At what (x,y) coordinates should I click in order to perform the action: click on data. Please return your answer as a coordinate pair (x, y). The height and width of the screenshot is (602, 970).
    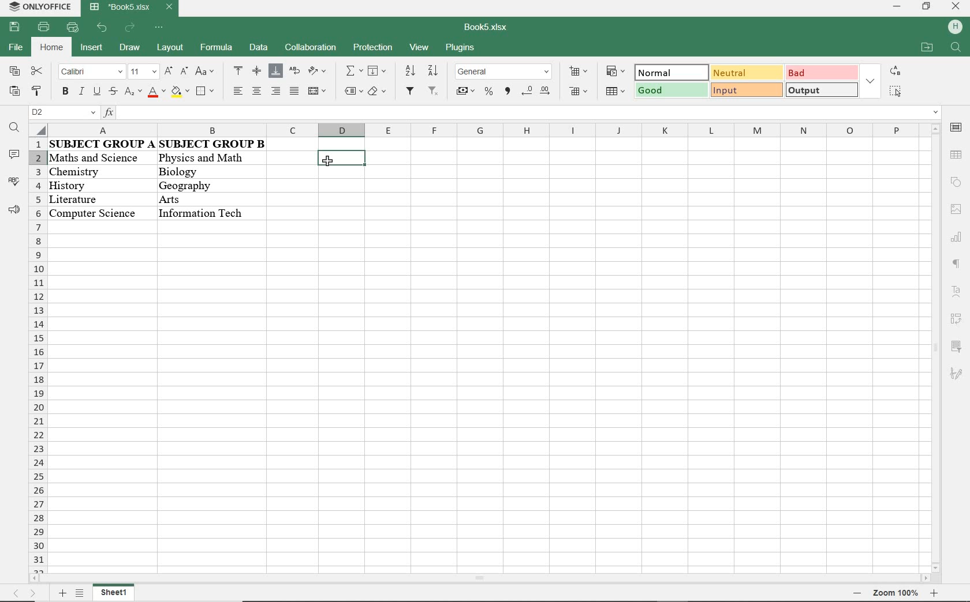
    Looking at the image, I should click on (259, 47).